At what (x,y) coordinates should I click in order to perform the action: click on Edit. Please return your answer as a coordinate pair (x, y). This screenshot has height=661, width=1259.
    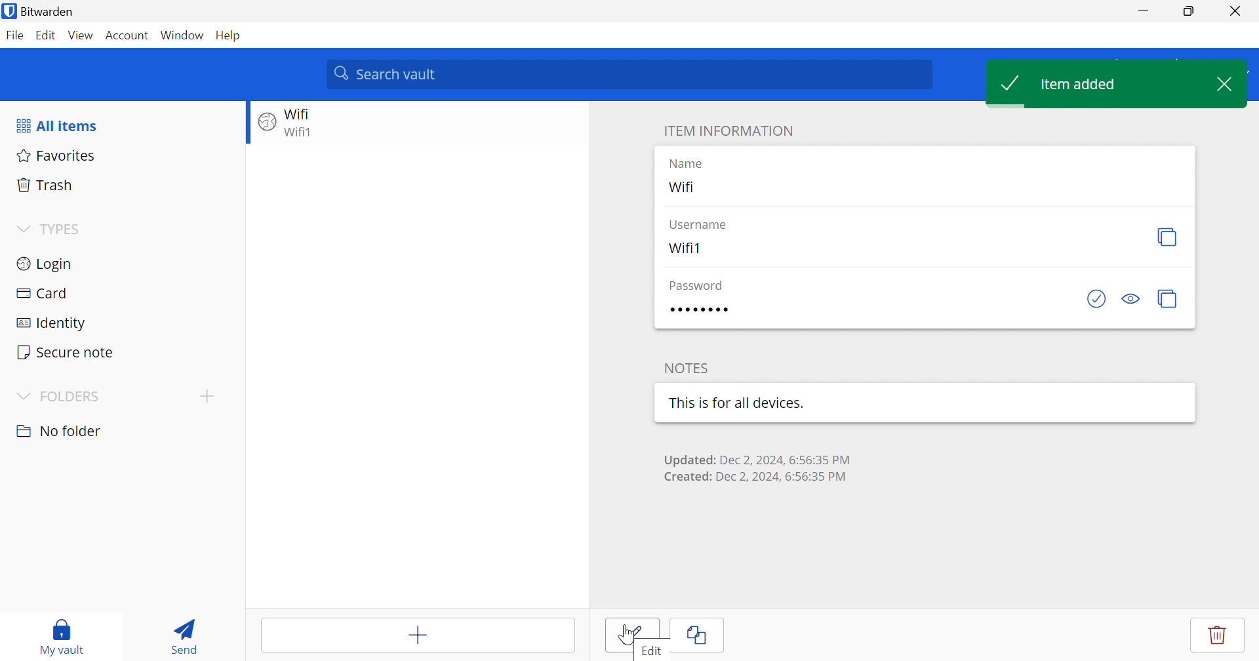
    Looking at the image, I should click on (620, 635).